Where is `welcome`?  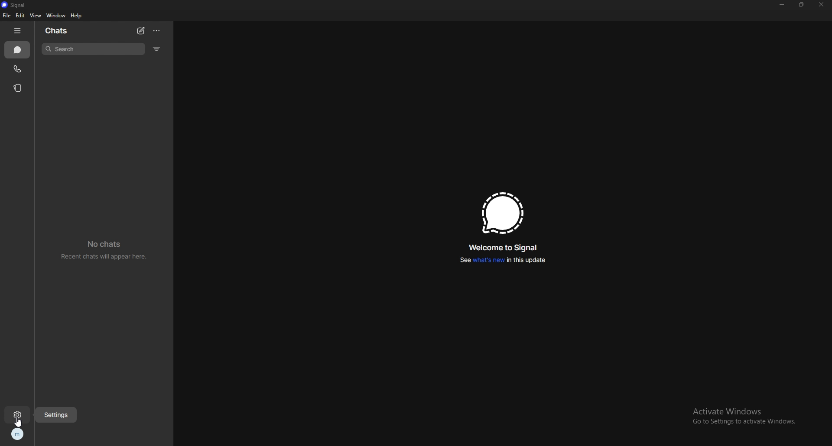
welcome is located at coordinates (505, 248).